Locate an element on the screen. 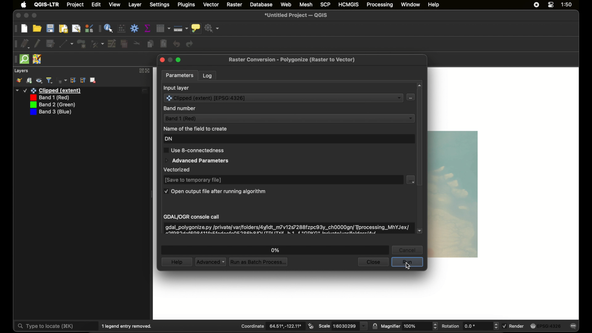 Image resolution: width=592 pixels, height=333 pixels. drag handle is located at coordinates (15, 29).